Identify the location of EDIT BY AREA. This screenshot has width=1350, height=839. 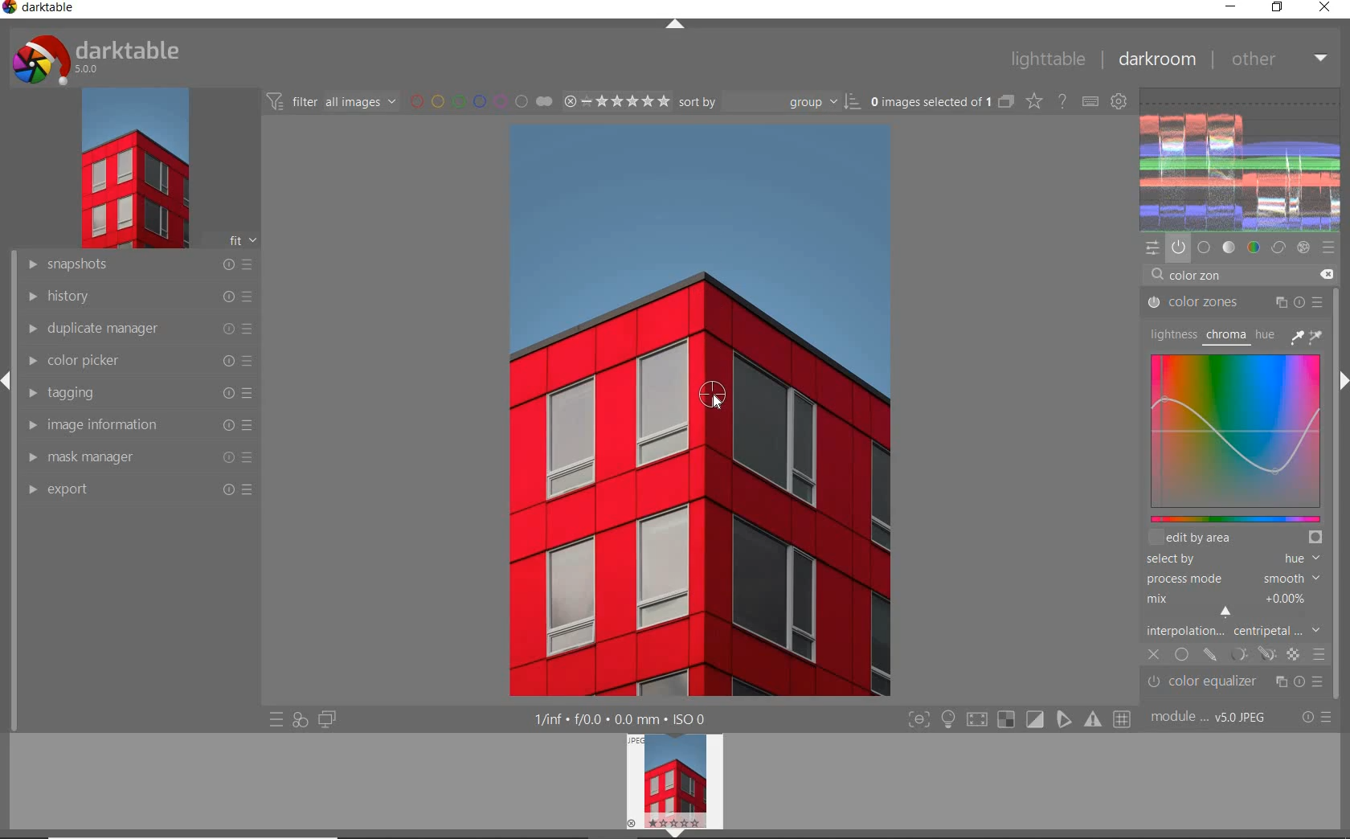
(1235, 538).